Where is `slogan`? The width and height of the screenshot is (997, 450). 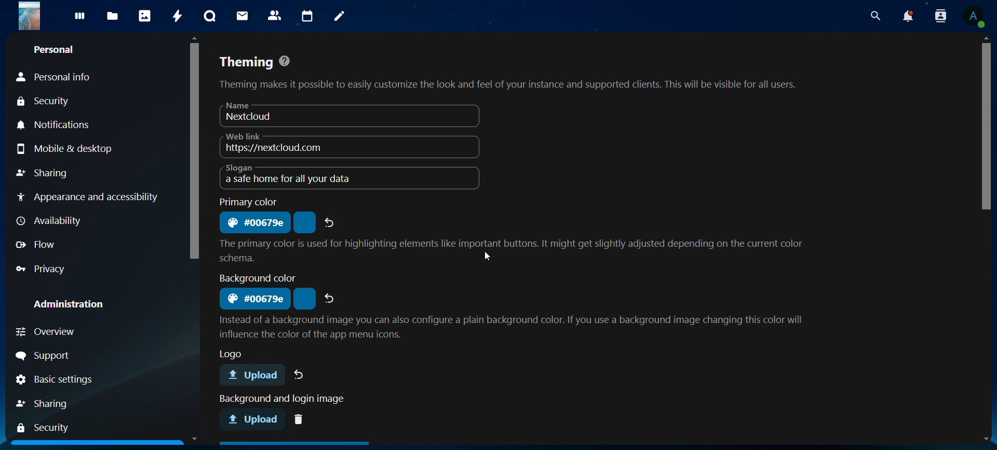
slogan is located at coordinates (321, 177).